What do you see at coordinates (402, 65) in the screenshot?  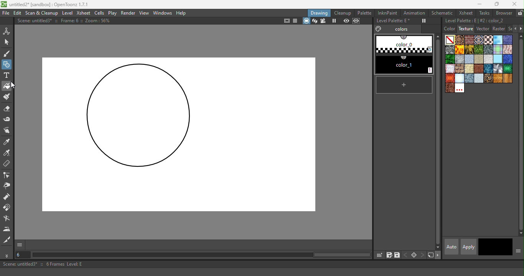 I see `#1 color_1 (2)` at bounding box center [402, 65].